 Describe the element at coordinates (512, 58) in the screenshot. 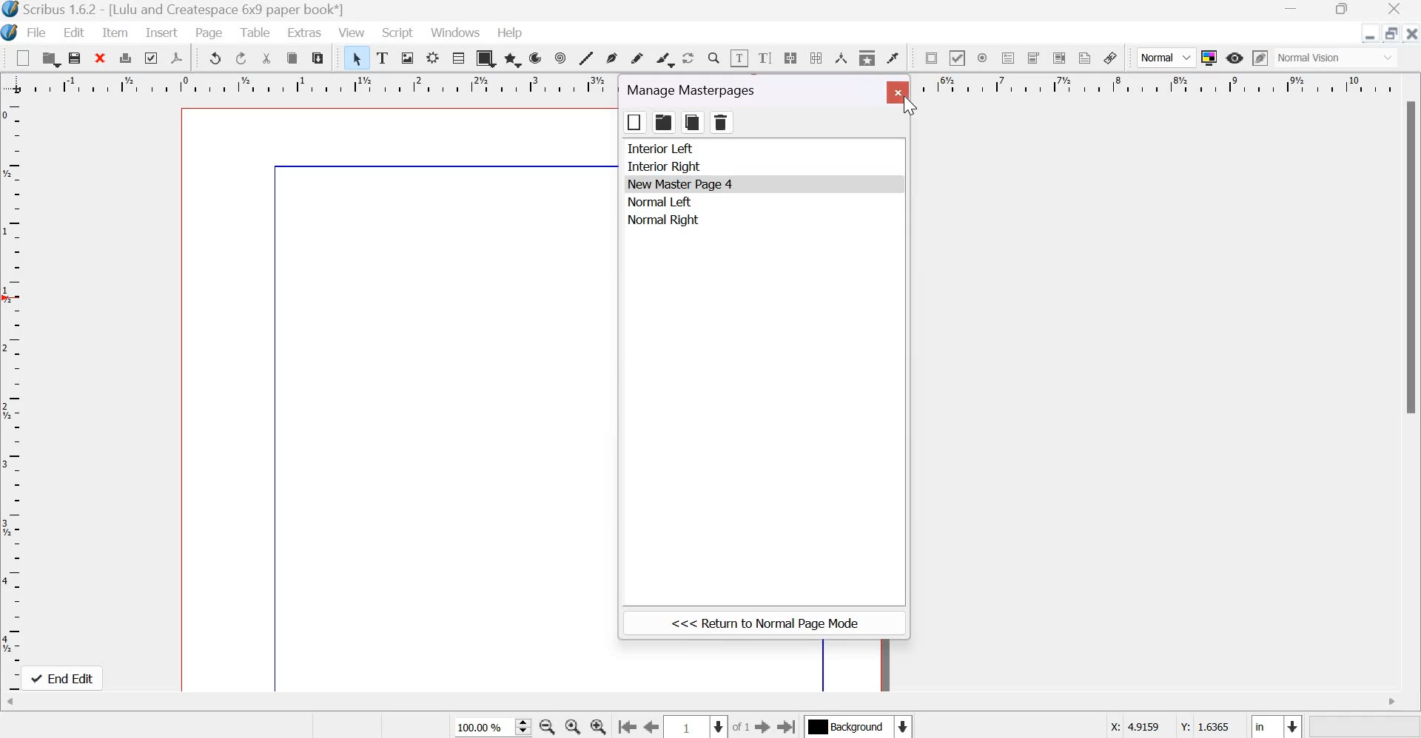

I see `polygon` at that location.